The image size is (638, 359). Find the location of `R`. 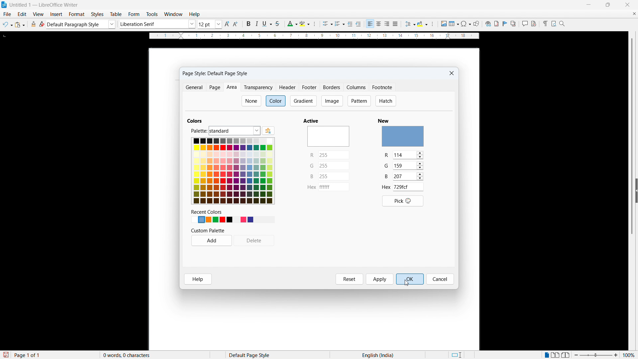

R is located at coordinates (386, 155).